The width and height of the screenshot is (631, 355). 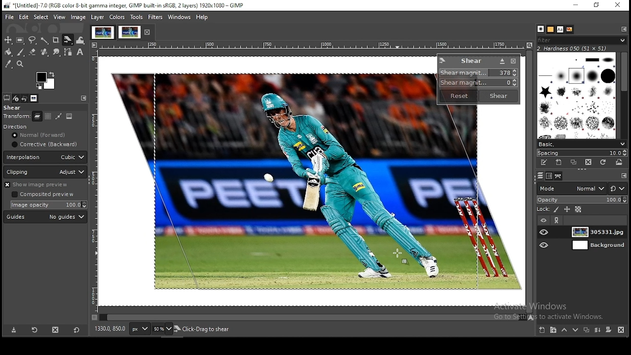 I want to click on 305331.jpg (23.3 mb), so click(x=200, y=329).